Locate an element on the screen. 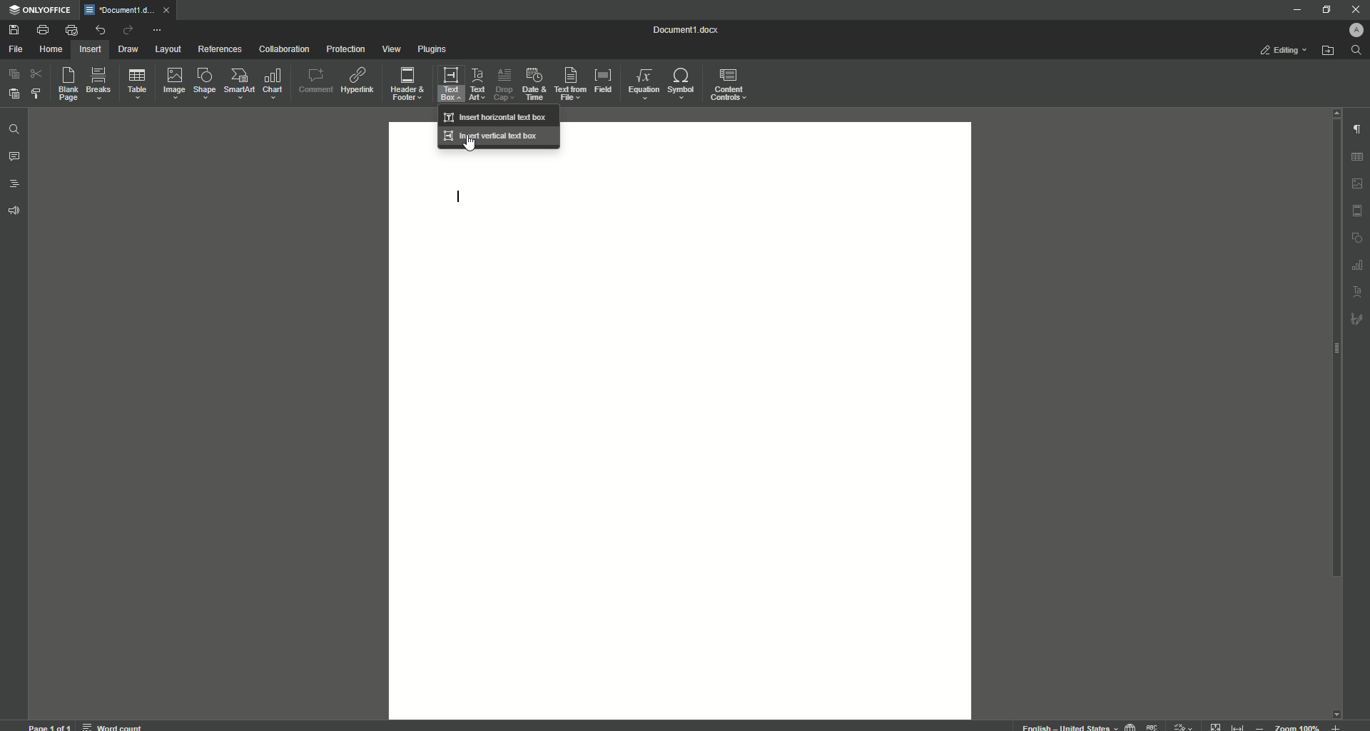  Text Line is located at coordinates (462, 198).